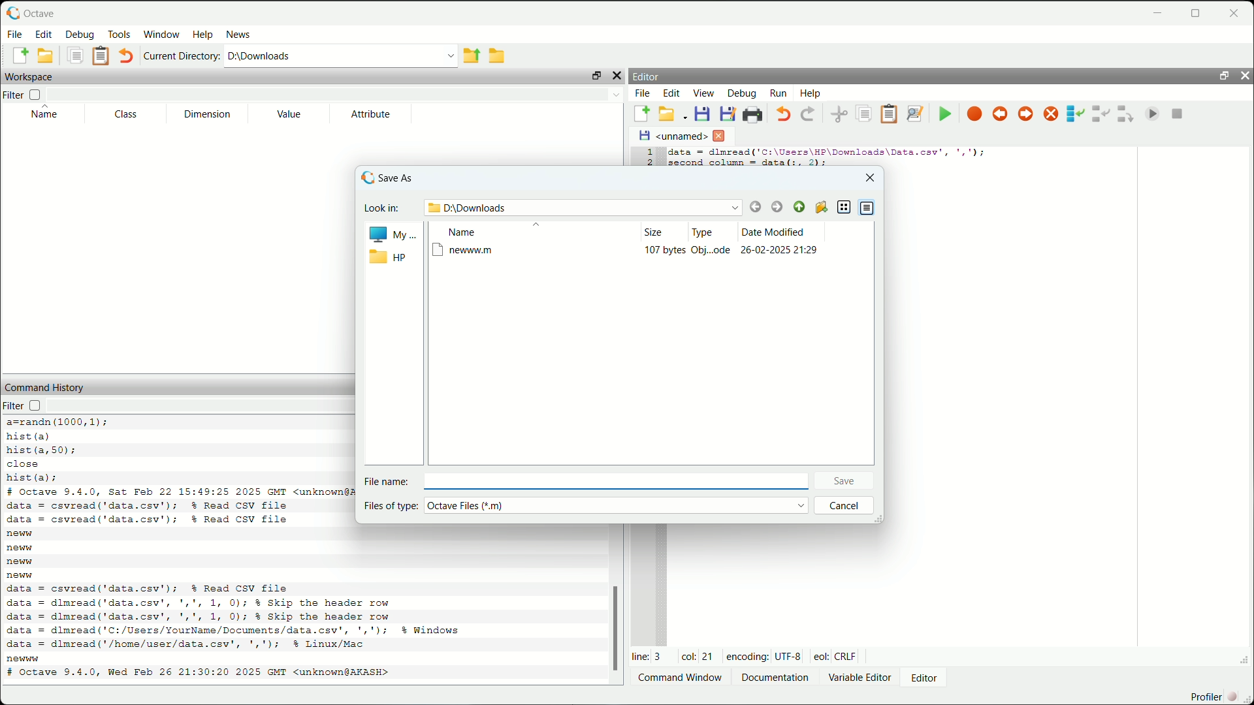 The height and width of the screenshot is (705, 1254). I want to click on editor, so click(649, 75).